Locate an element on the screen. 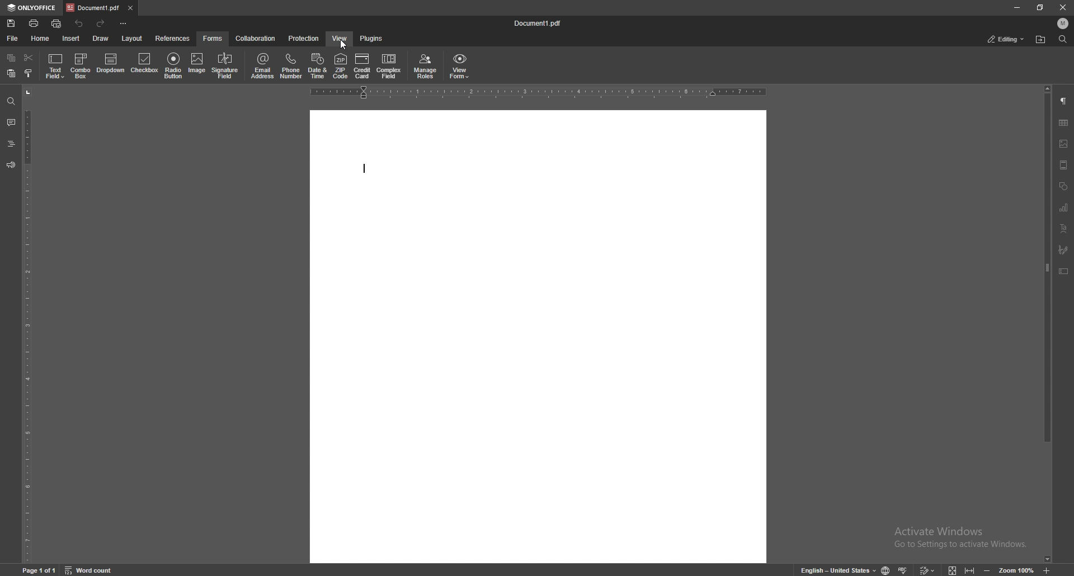 This screenshot has height=576, width=1074. comment is located at coordinates (11, 122).